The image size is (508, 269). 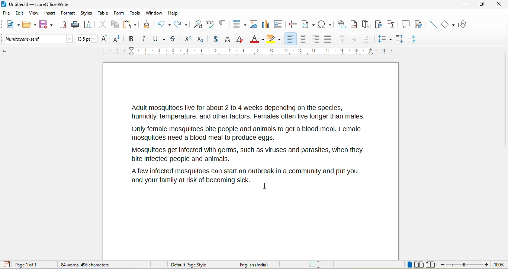 What do you see at coordinates (62, 24) in the screenshot?
I see `export directly as pdf` at bounding box center [62, 24].